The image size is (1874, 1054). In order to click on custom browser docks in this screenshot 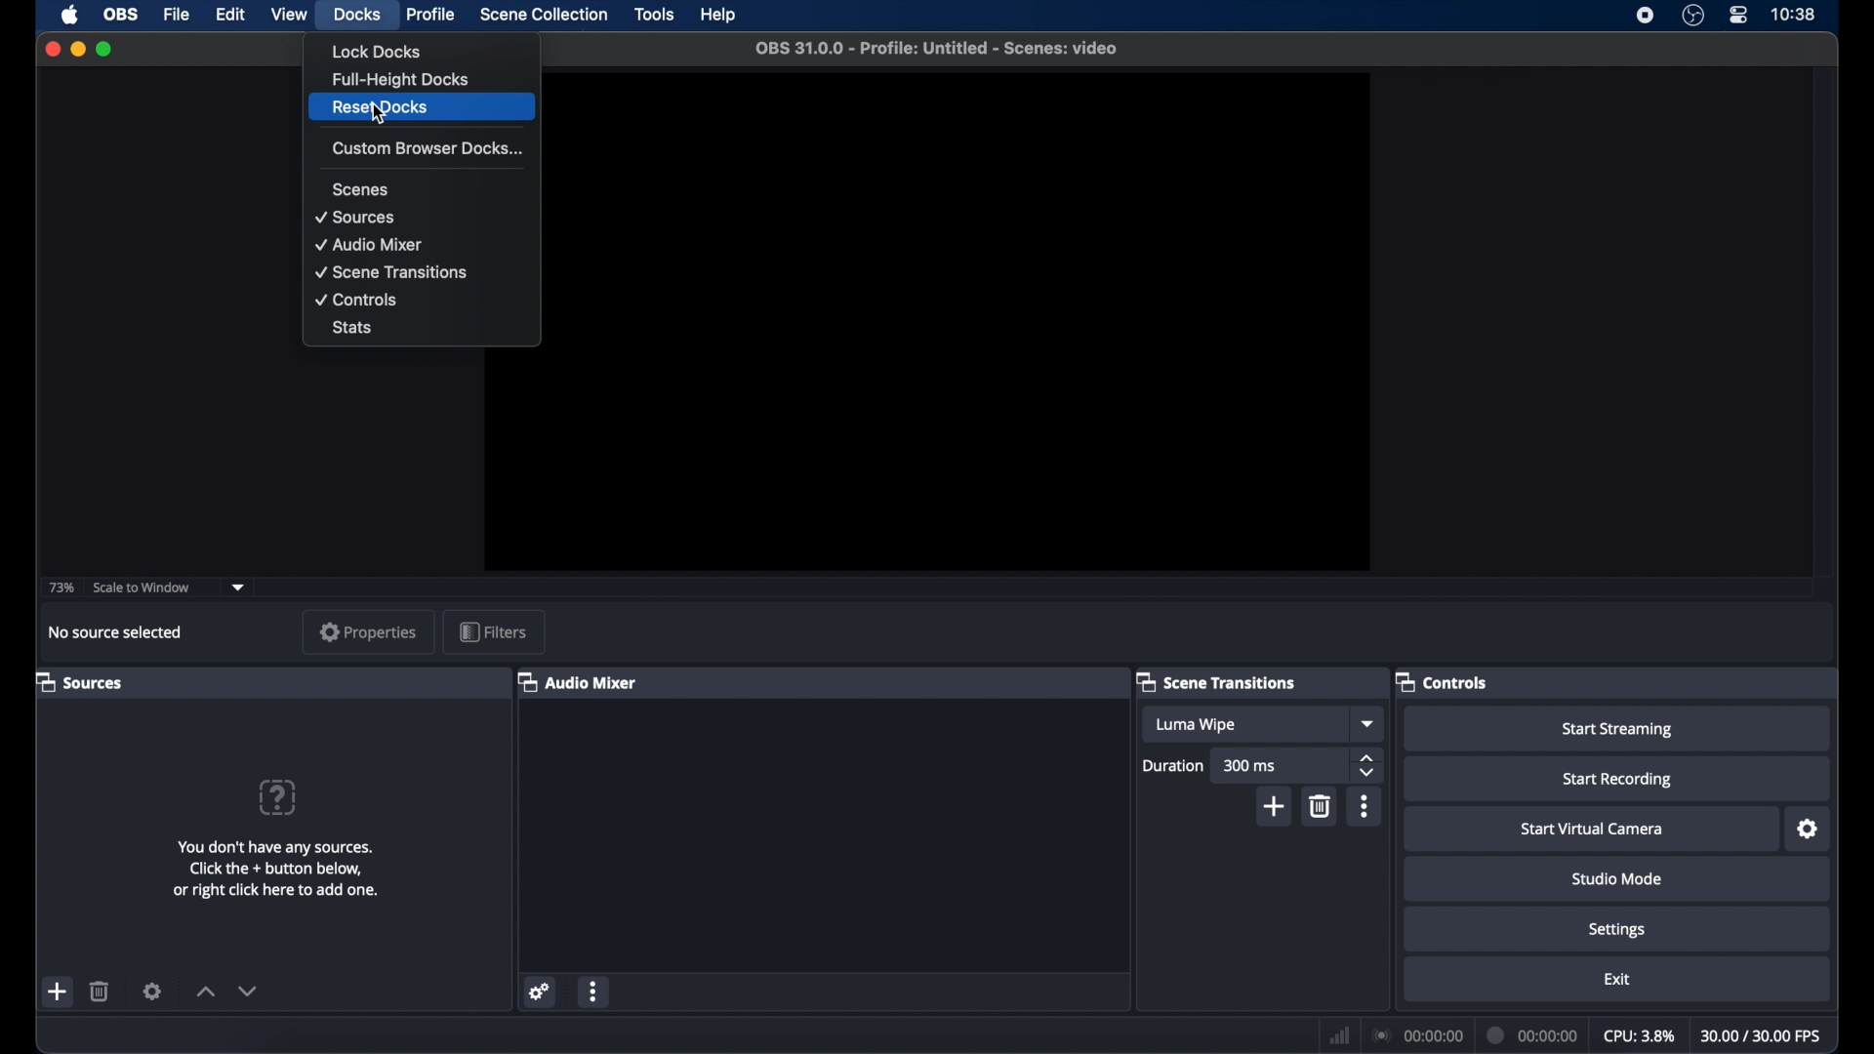, I will do `click(428, 147)`.